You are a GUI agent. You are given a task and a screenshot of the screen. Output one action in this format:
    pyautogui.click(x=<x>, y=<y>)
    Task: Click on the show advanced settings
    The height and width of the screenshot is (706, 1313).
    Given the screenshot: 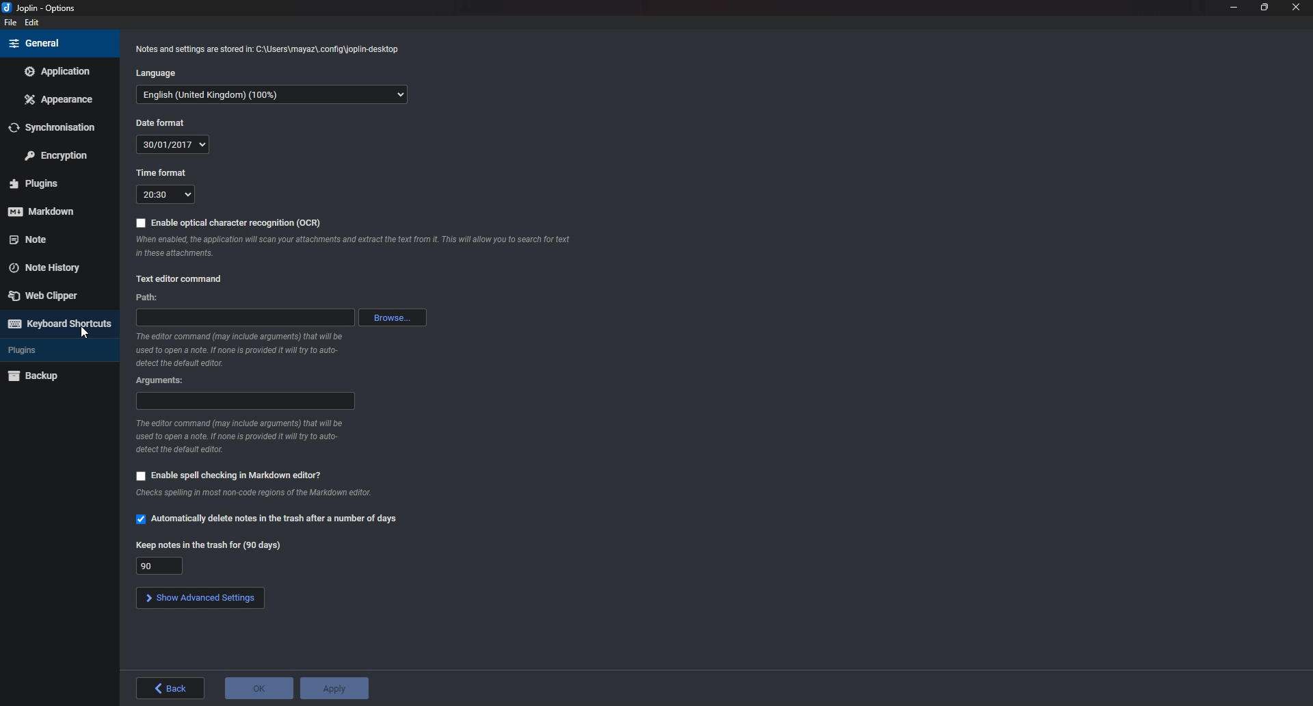 What is the action you would take?
    pyautogui.click(x=199, y=597)
    